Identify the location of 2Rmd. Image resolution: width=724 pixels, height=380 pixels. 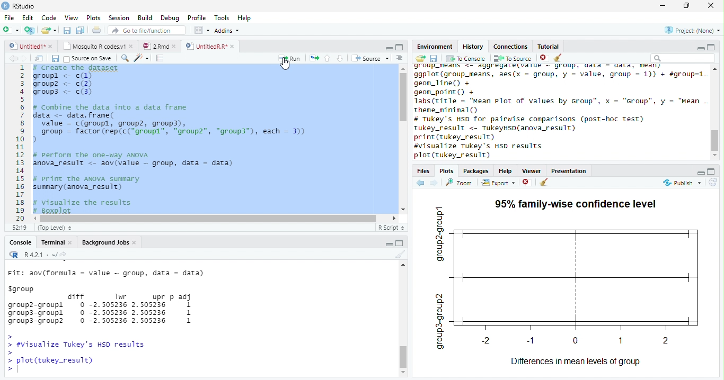
(158, 45).